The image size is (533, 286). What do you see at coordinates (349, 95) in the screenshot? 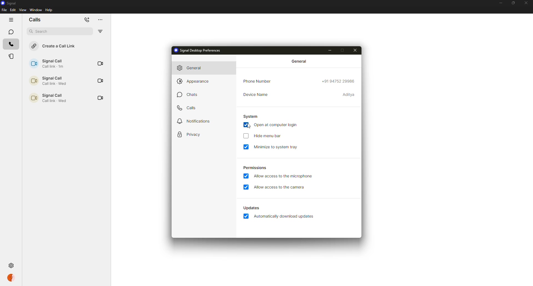
I see `device name` at bounding box center [349, 95].